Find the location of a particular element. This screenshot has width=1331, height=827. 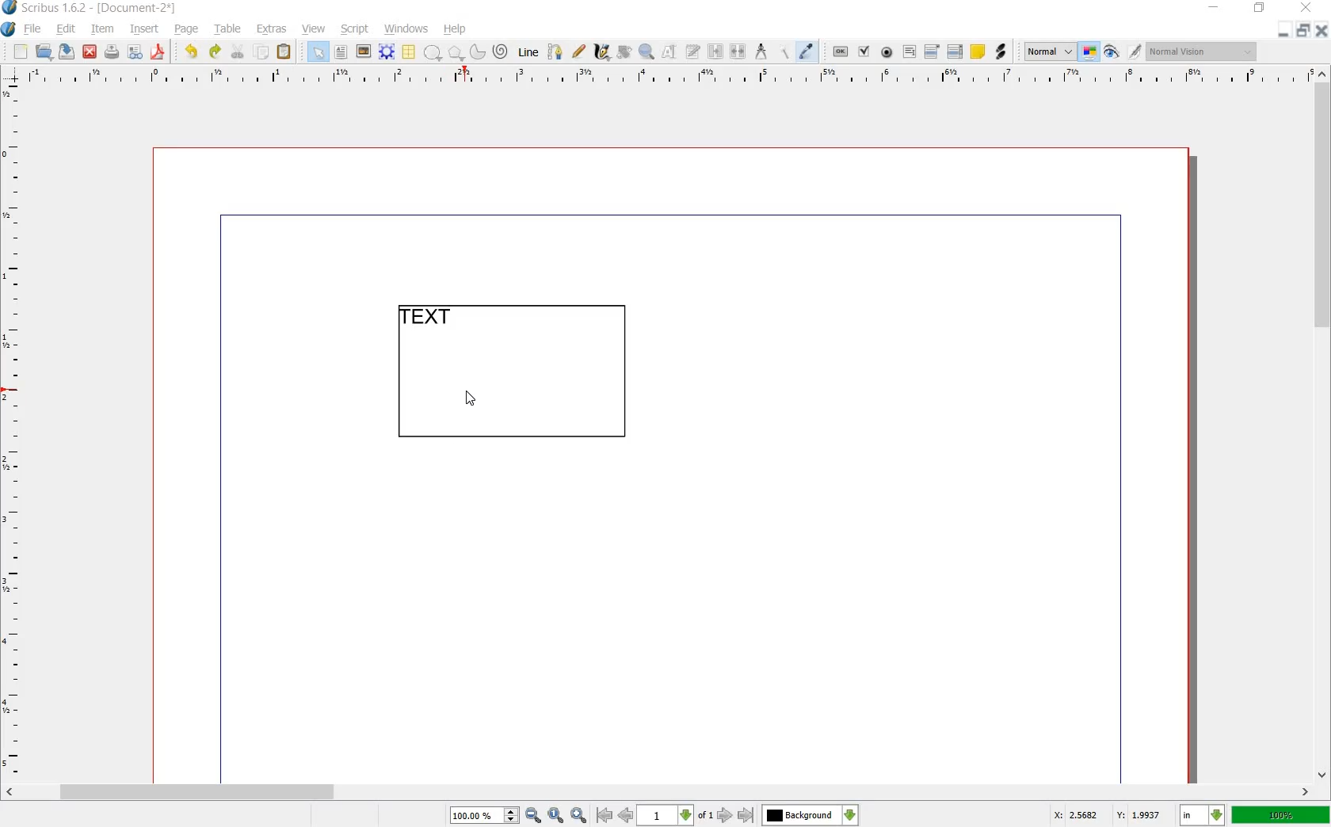

pdf radio button is located at coordinates (887, 52).